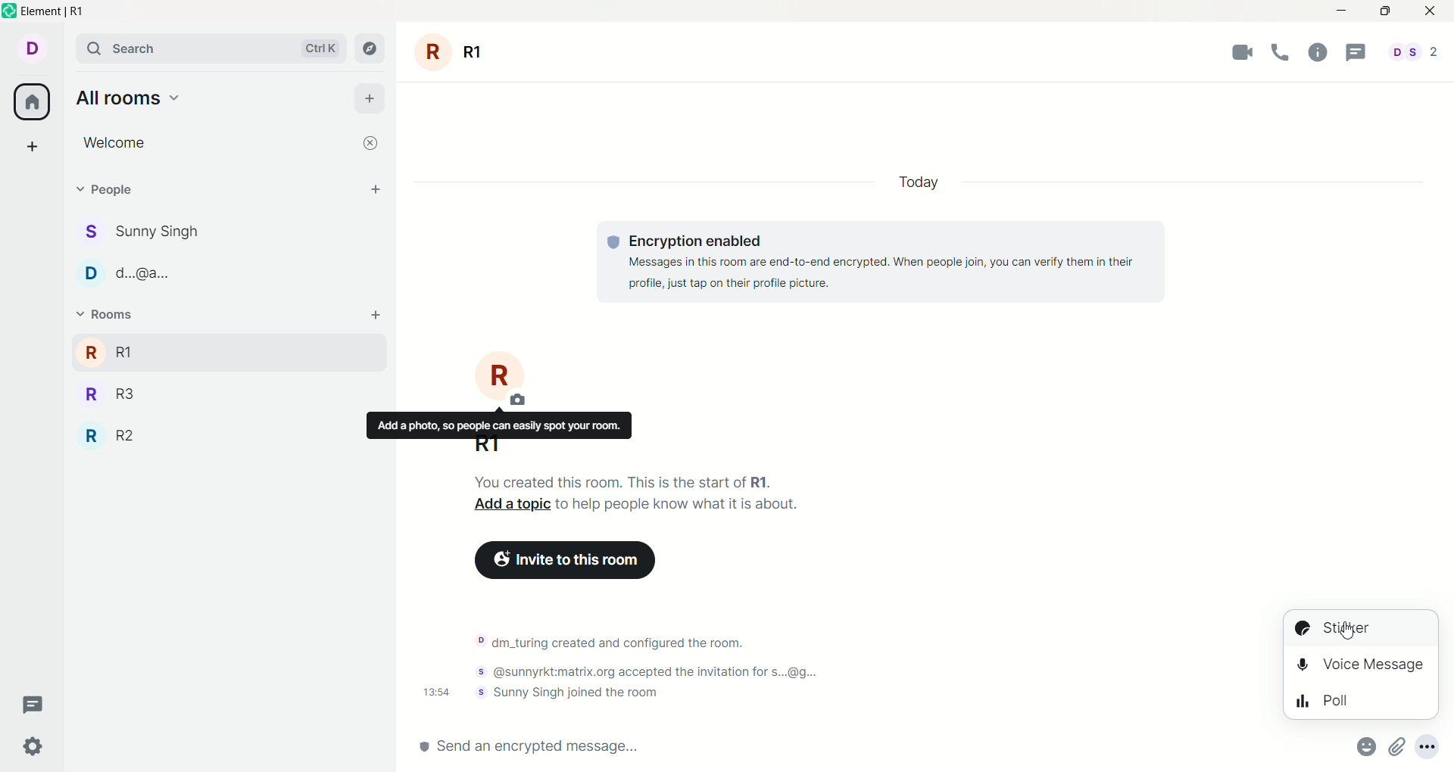 This screenshot has height=772, width=1454. What do you see at coordinates (204, 352) in the screenshot?
I see `R1 room` at bounding box center [204, 352].